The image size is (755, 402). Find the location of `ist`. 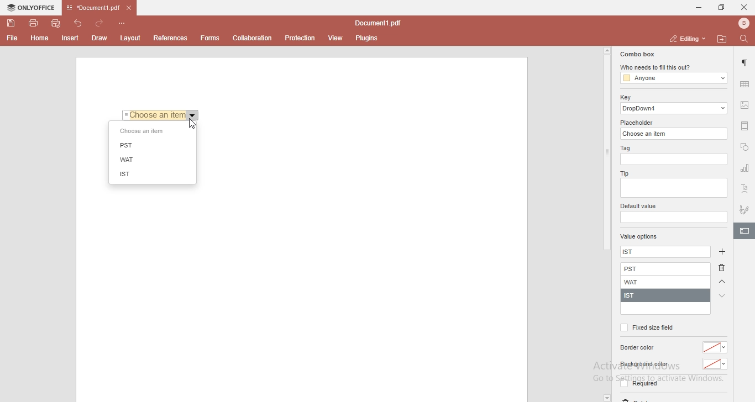

ist is located at coordinates (634, 251).